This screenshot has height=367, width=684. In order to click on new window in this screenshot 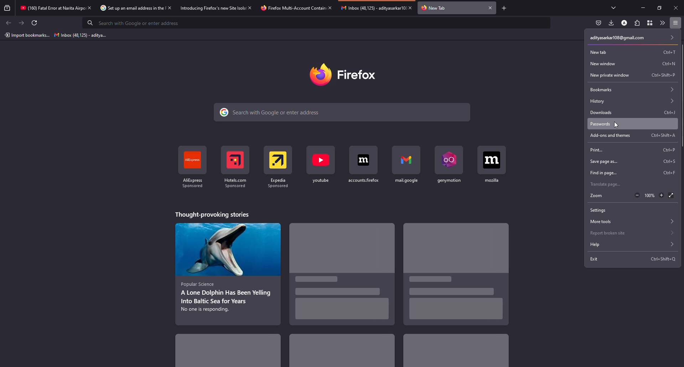, I will do `click(603, 63)`.